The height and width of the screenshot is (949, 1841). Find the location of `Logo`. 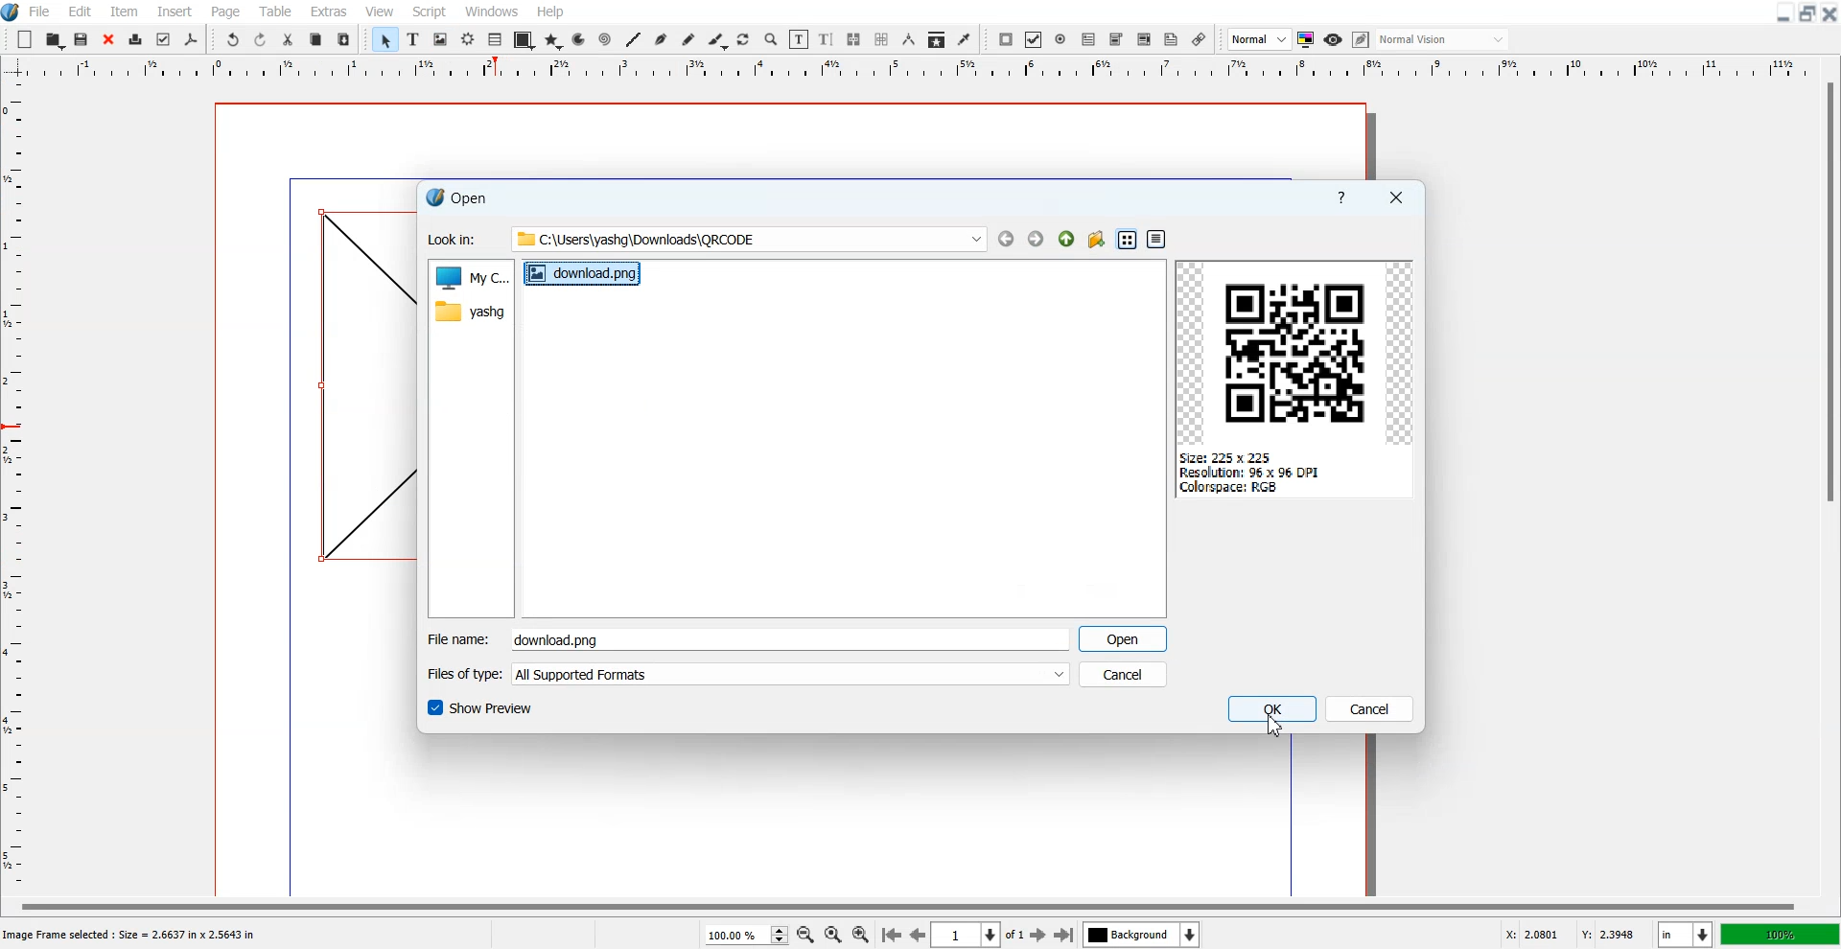

Logo is located at coordinates (12, 12).